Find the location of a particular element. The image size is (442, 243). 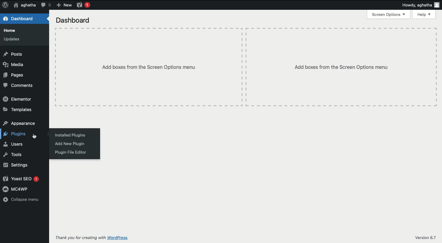

MC4WP is located at coordinates (17, 189).